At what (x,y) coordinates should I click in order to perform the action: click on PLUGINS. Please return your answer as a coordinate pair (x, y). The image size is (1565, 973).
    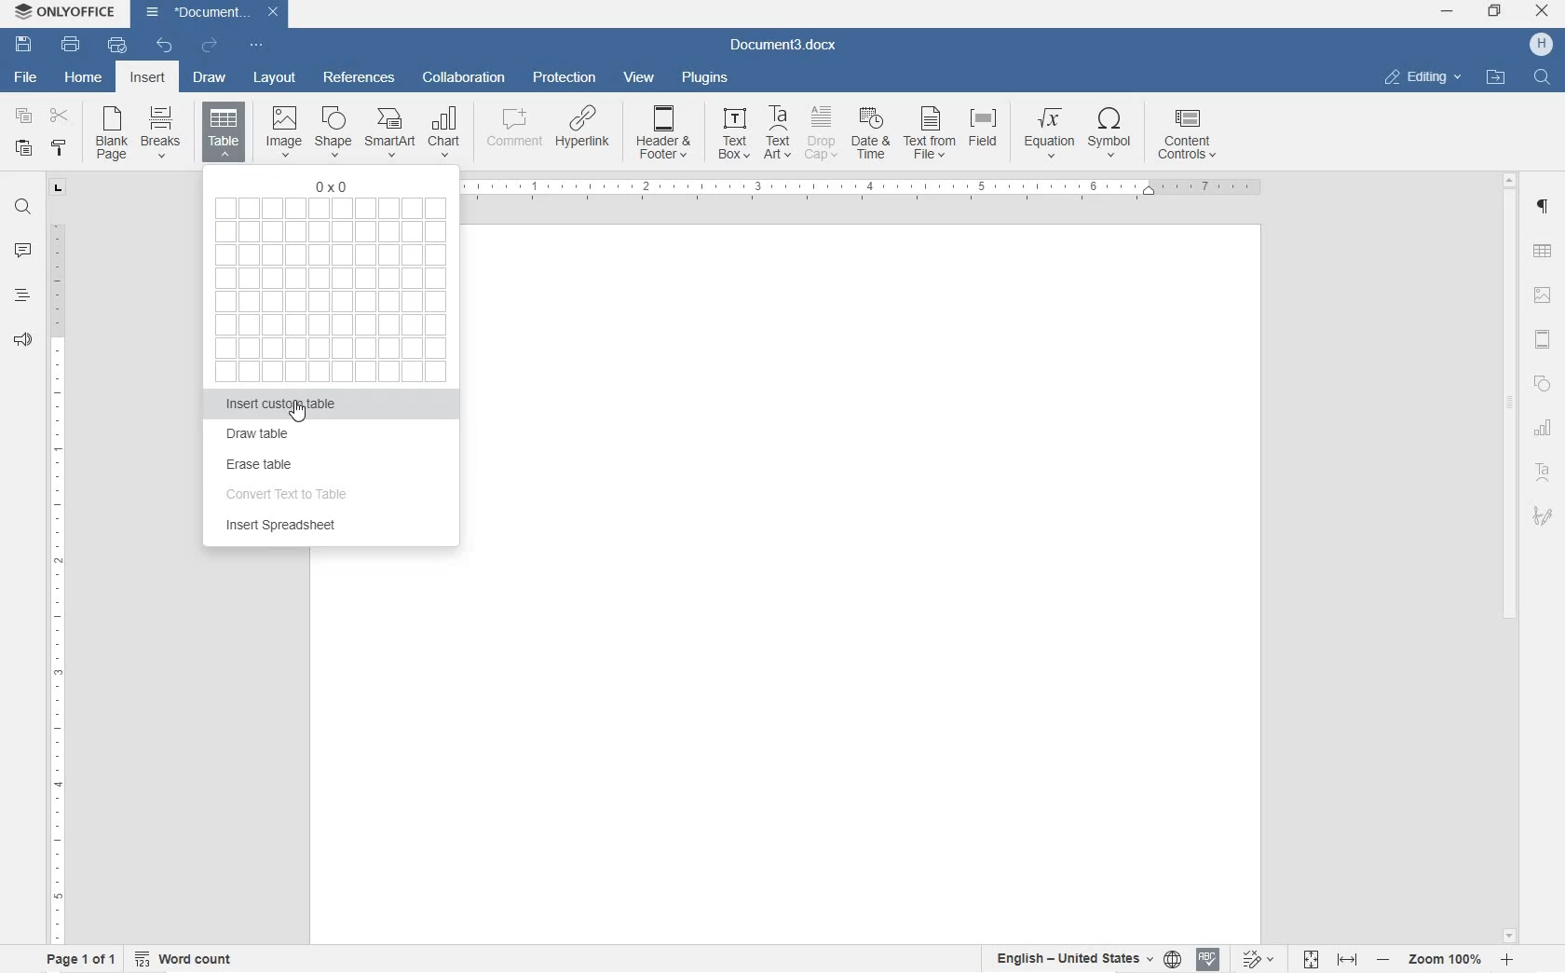
    Looking at the image, I should click on (702, 77).